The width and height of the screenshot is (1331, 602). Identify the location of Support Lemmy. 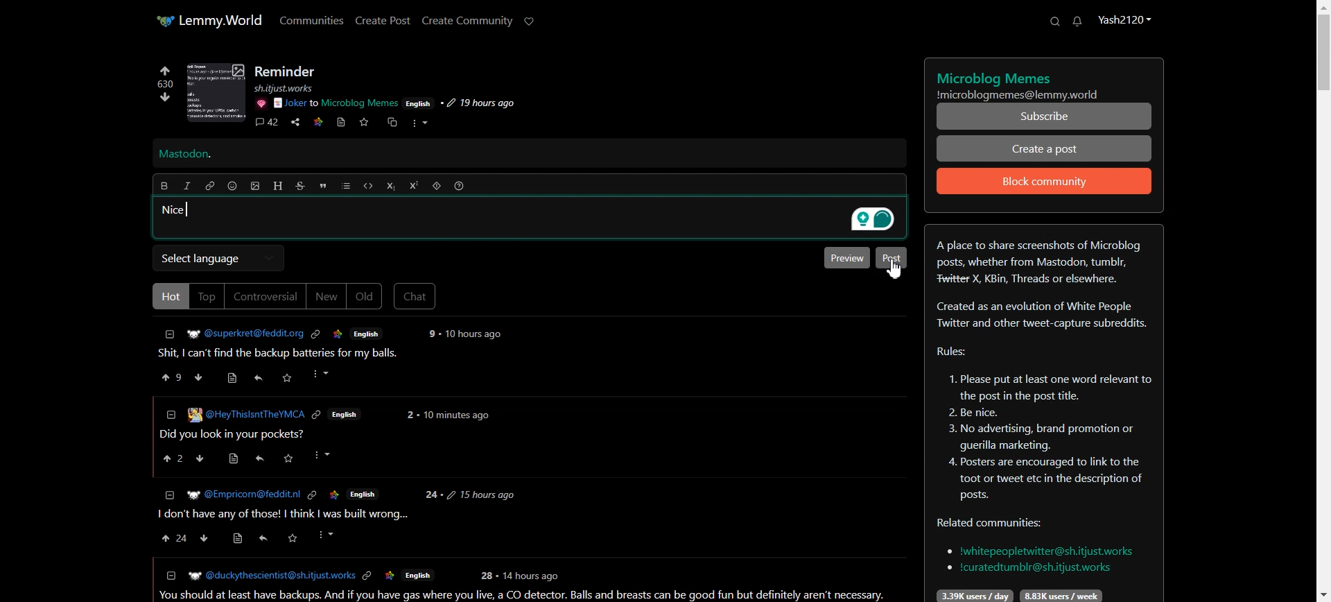
(530, 21).